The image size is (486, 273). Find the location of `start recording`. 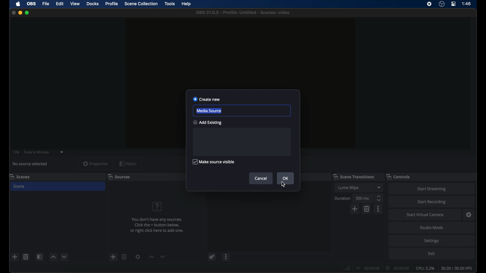

start recording is located at coordinates (432, 202).